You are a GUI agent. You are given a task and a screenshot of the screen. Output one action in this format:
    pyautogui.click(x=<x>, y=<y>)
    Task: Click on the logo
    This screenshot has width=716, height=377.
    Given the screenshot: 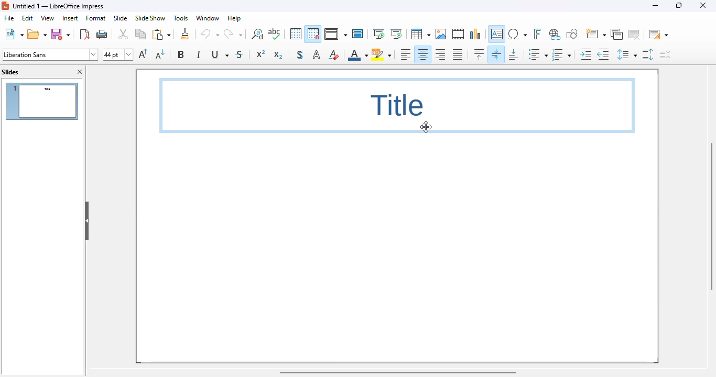 What is the action you would take?
    pyautogui.click(x=6, y=6)
    